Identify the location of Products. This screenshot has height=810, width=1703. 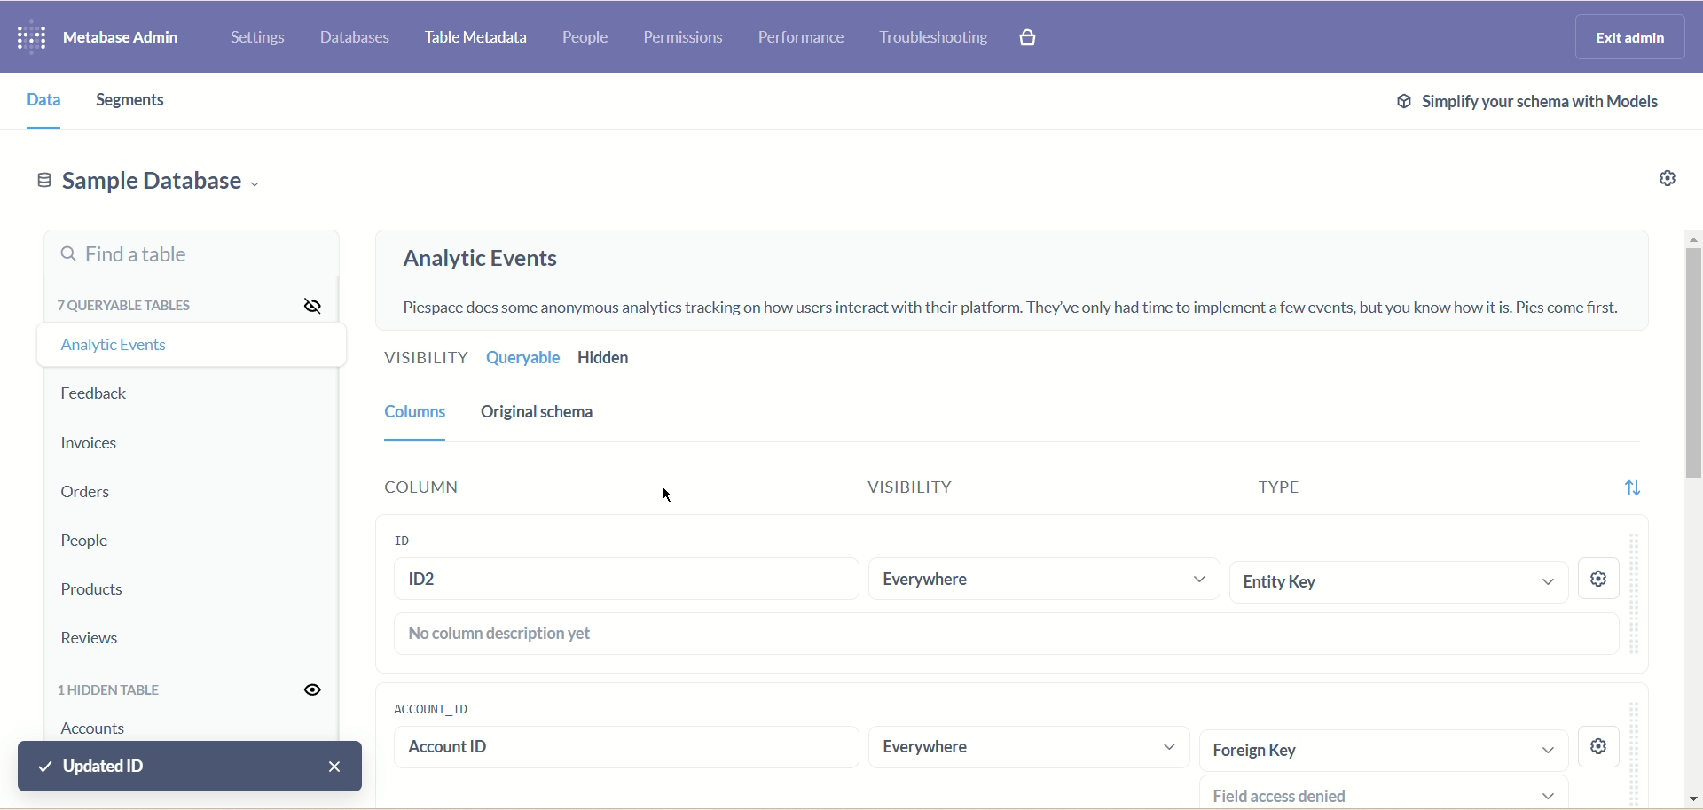
(114, 589).